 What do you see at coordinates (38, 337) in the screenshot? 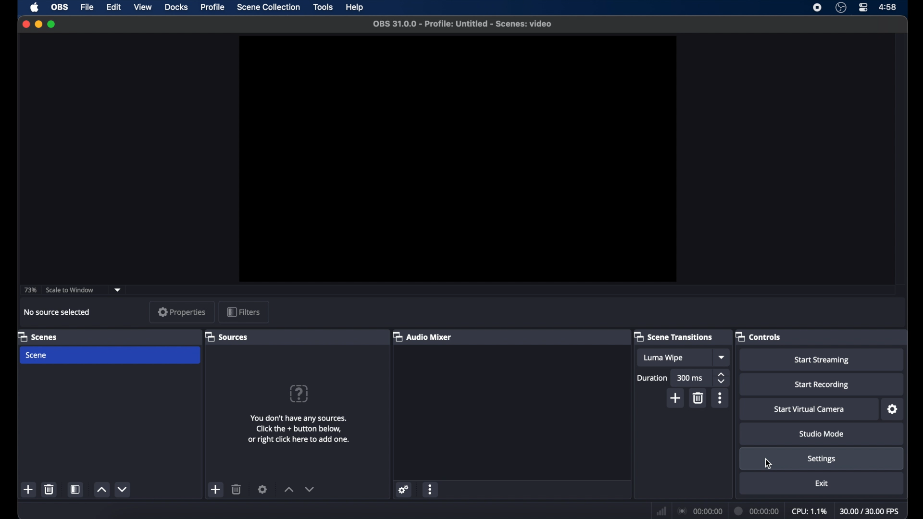
I see `scenes` at bounding box center [38, 337].